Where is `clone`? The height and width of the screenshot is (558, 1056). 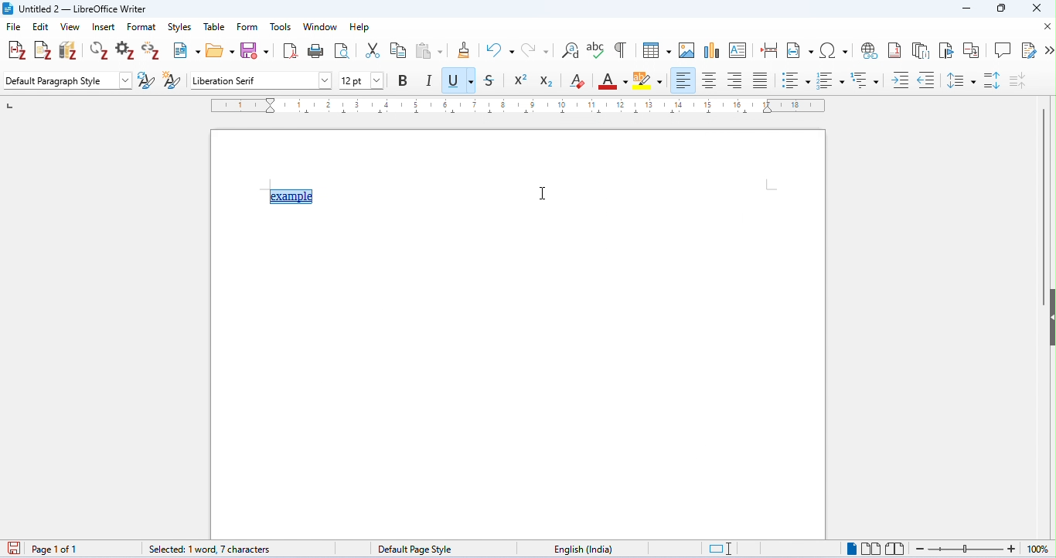 clone is located at coordinates (465, 50).